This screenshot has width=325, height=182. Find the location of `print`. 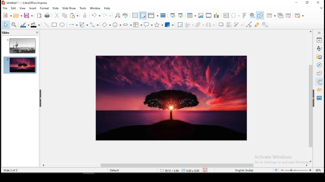

print is located at coordinates (47, 15).